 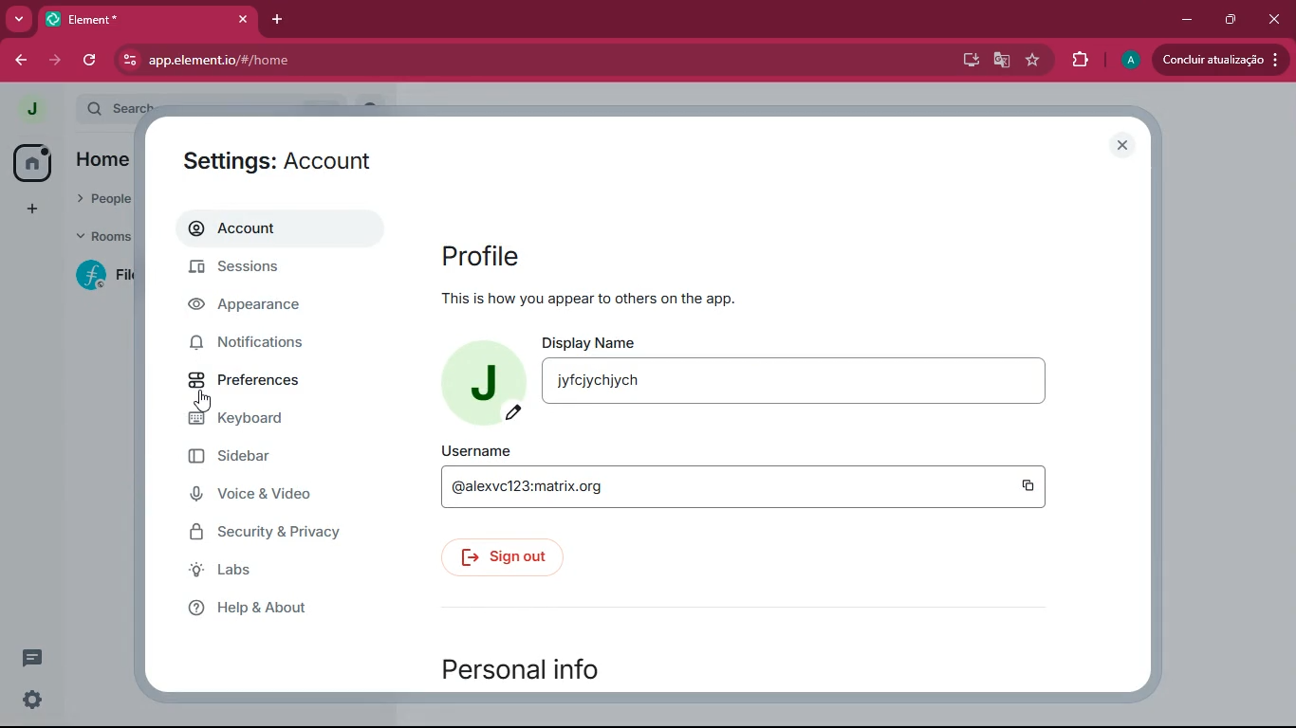 I want to click on security & privacy, so click(x=272, y=533).